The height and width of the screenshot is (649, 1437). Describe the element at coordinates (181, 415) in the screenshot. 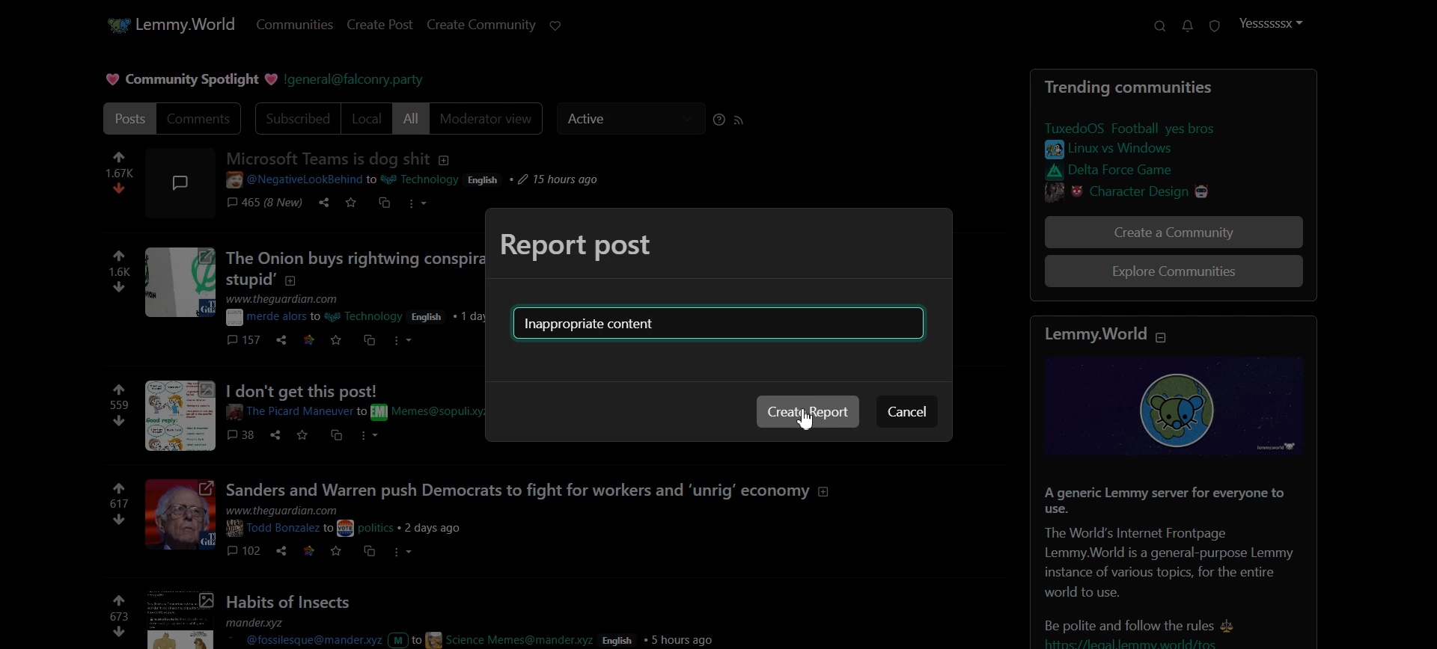

I see `image` at that location.